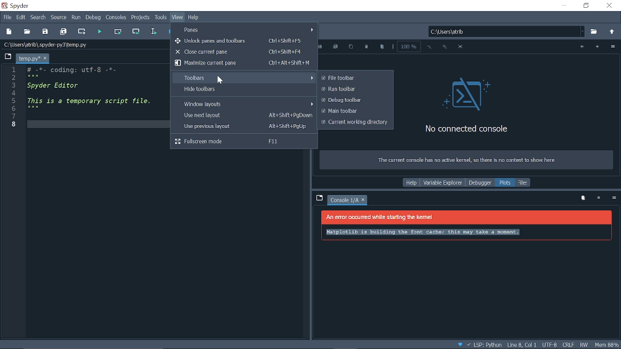 The height and width of the screenshot is (349, 621). I want to click on Save all plot , so click(336, 47).